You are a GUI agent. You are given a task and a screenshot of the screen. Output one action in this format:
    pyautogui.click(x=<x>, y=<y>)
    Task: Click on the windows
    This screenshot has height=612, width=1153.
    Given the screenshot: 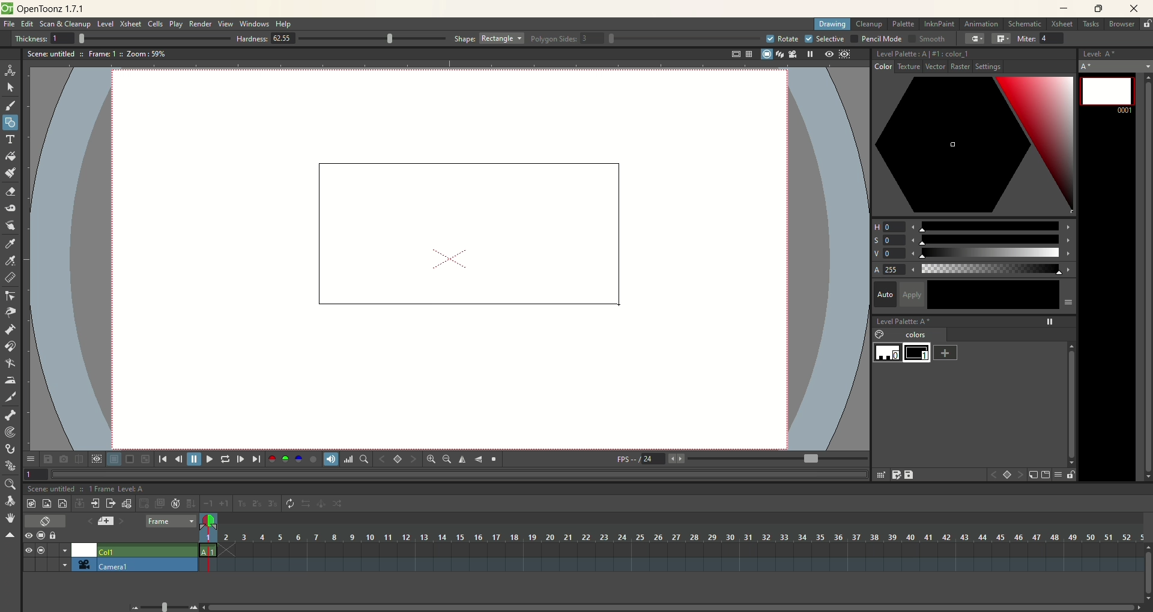 What is the action you would take?
    pyautogui.click(x=256, y=24)
    